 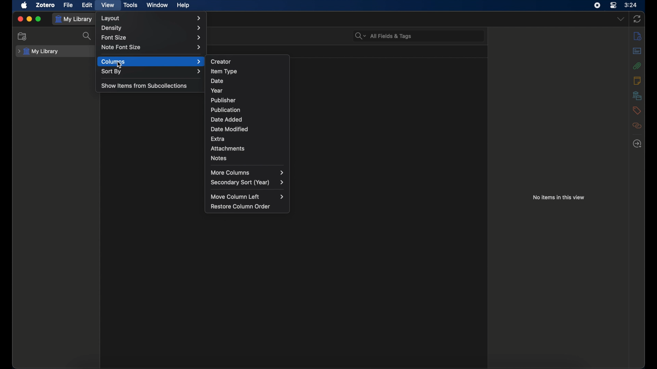 I want to click on extra, so click(x=218, y=138).